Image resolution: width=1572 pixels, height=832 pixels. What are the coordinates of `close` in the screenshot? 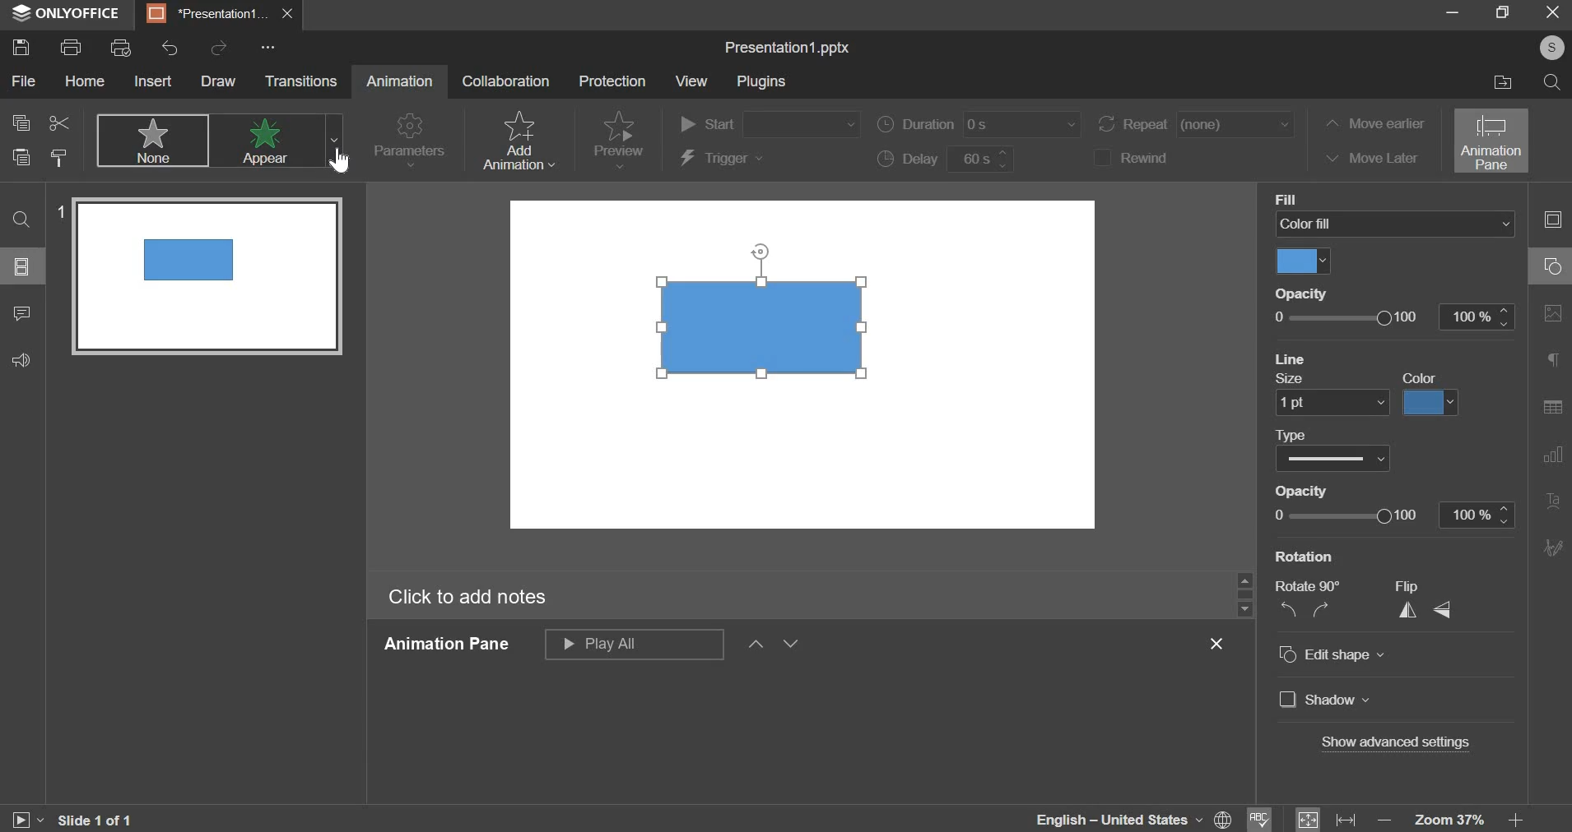 It's located at (1221, 645).